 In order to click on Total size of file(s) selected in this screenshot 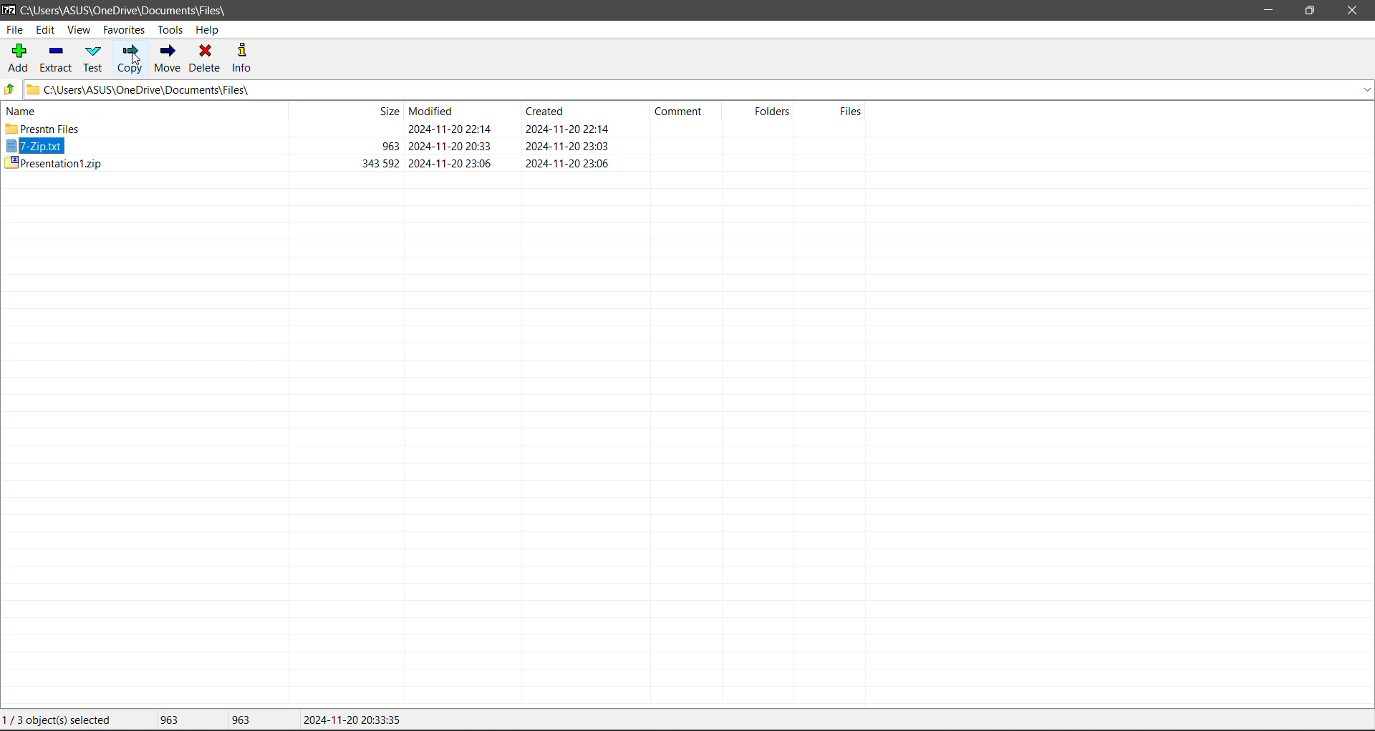, I will do `click(165, 720)`.